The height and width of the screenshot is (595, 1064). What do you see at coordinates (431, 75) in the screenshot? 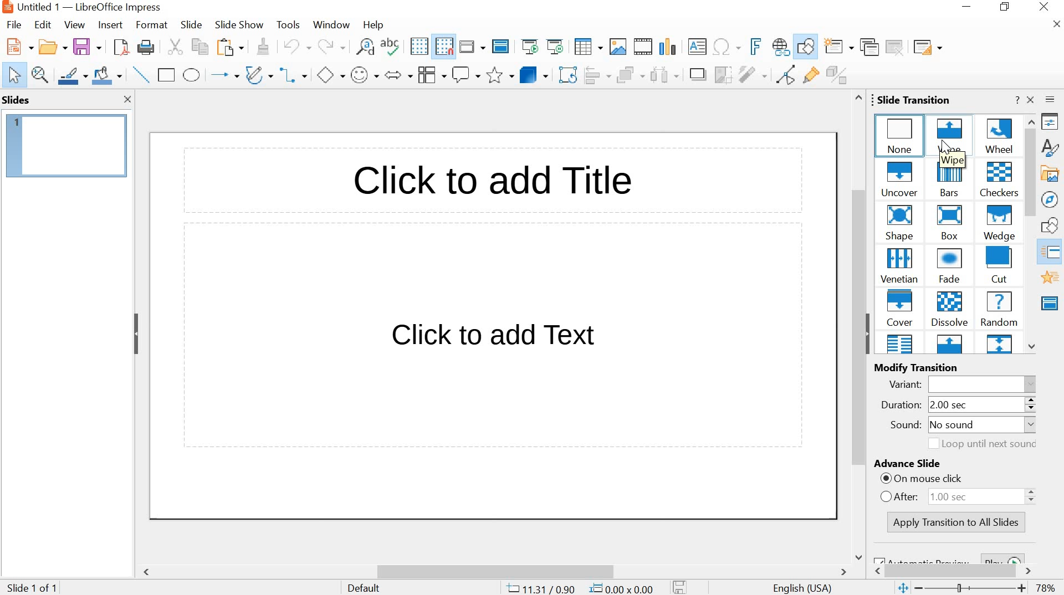
I see `Flowchart` at bounding box center [431, 75].